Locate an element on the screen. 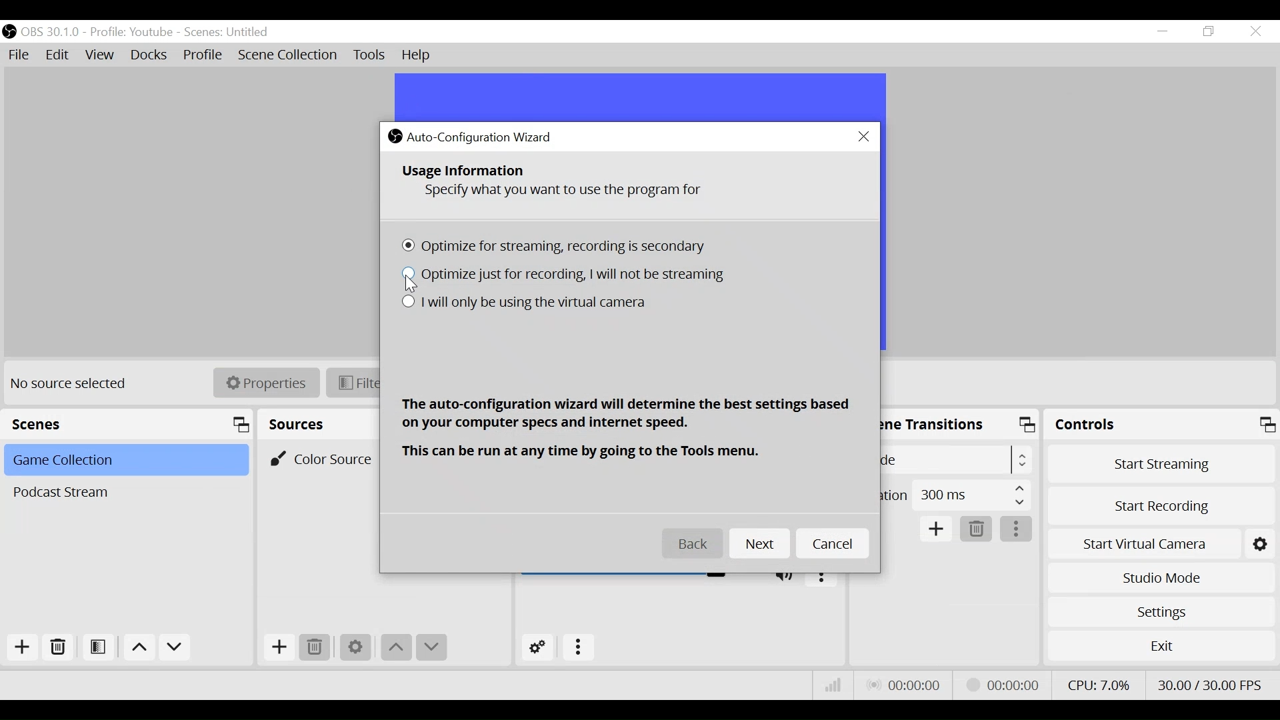 The width and height of the screenshot is (1280, 720). minimize is located at coordinates (1161, 31).